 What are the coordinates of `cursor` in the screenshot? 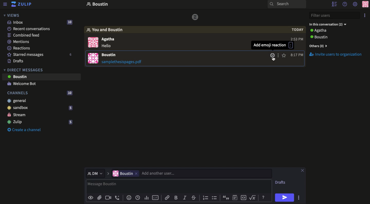 It's located at (274, 59).